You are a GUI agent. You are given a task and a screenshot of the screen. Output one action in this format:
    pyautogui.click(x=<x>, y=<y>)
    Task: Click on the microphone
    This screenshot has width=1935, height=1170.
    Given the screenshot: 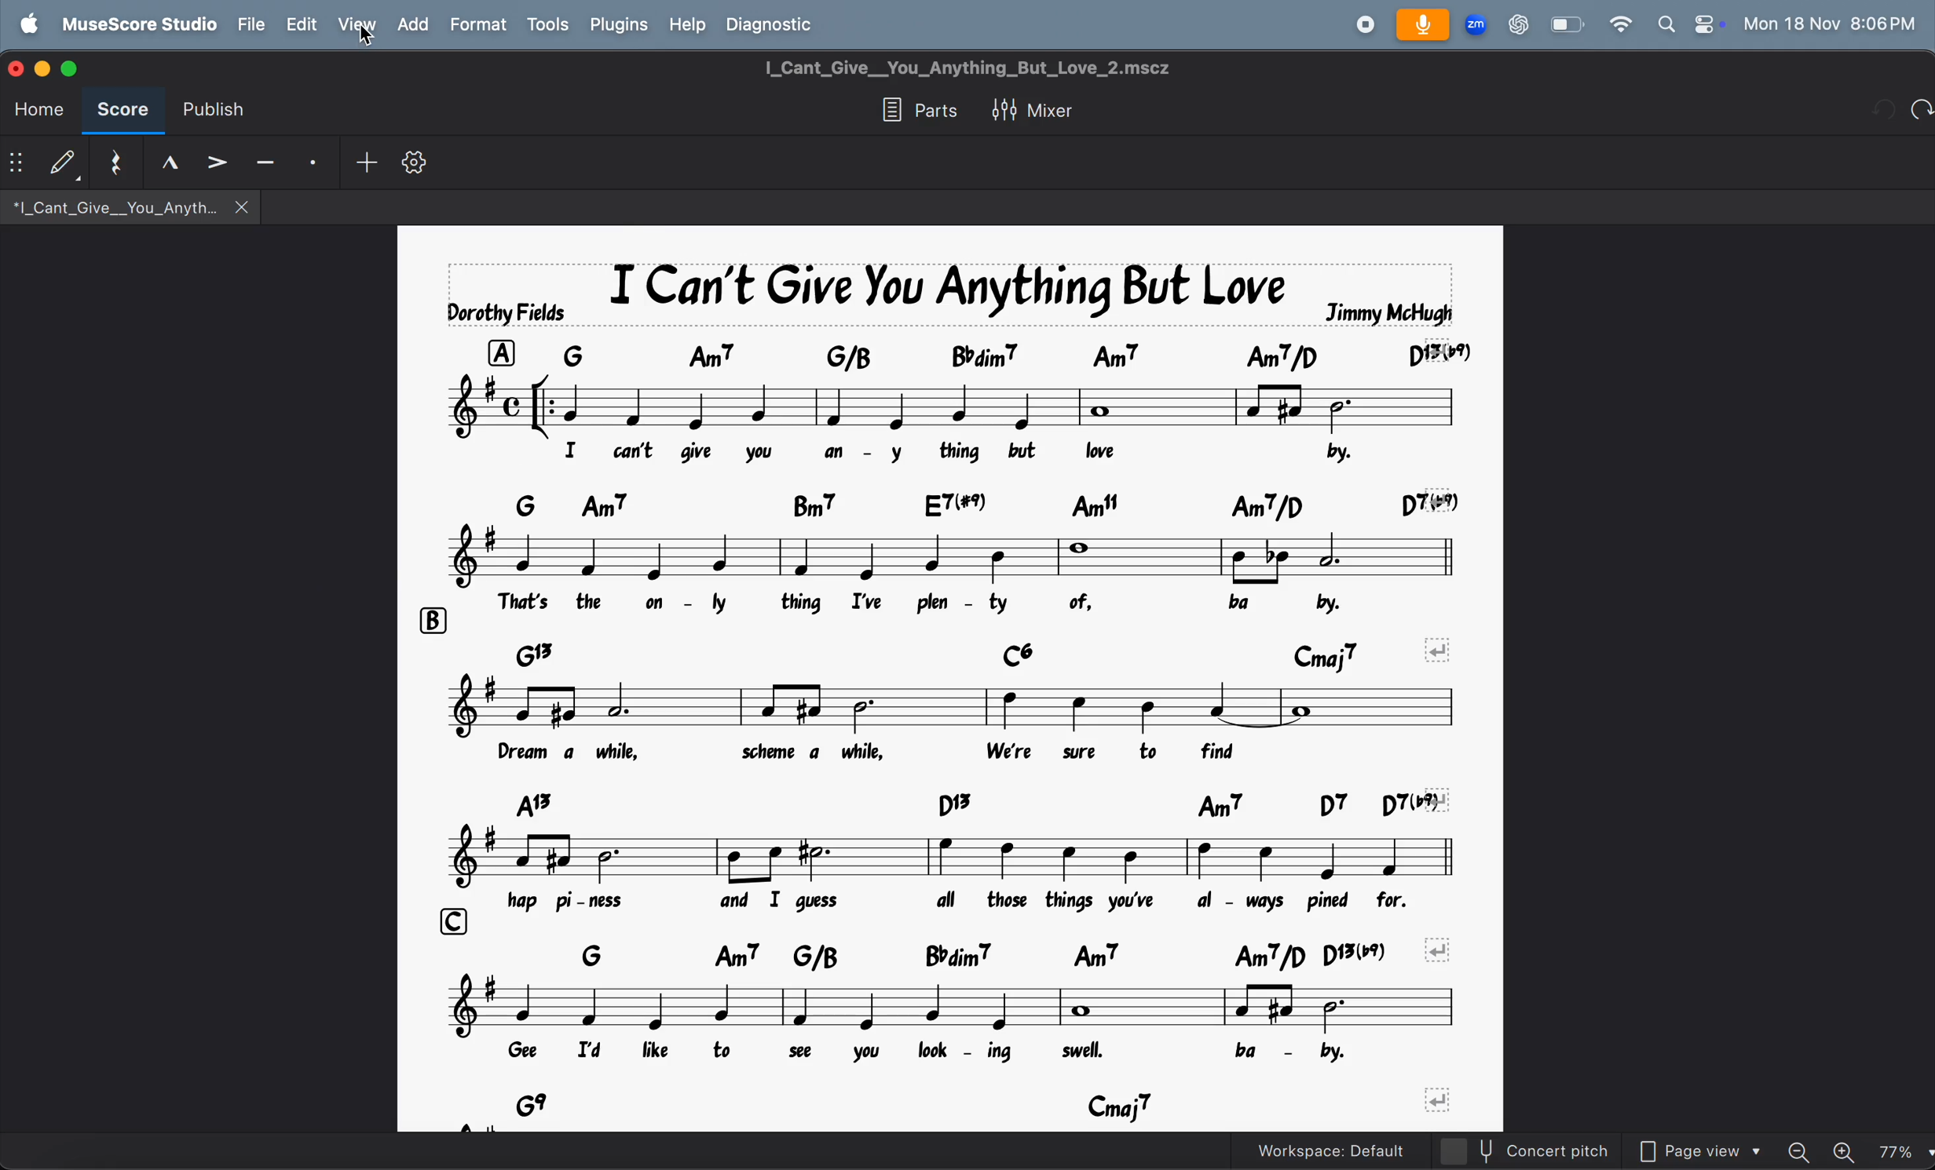 What is the action you would take?
    pyautogui.click(x=1426, y=23)
    